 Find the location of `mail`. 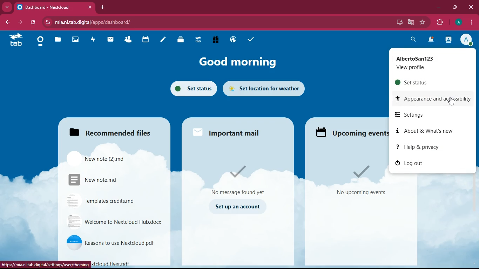

mail is located at coordinates (230, 132).